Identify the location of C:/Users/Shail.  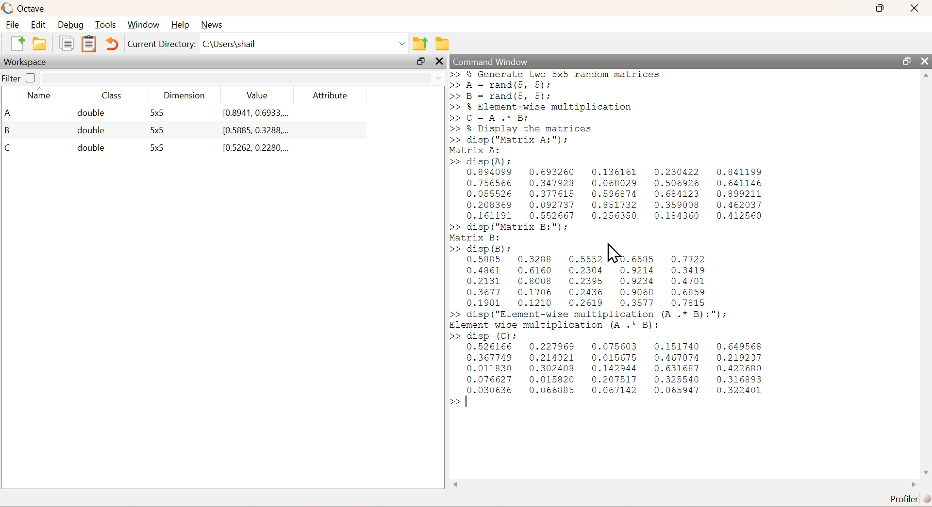
(303, 45).